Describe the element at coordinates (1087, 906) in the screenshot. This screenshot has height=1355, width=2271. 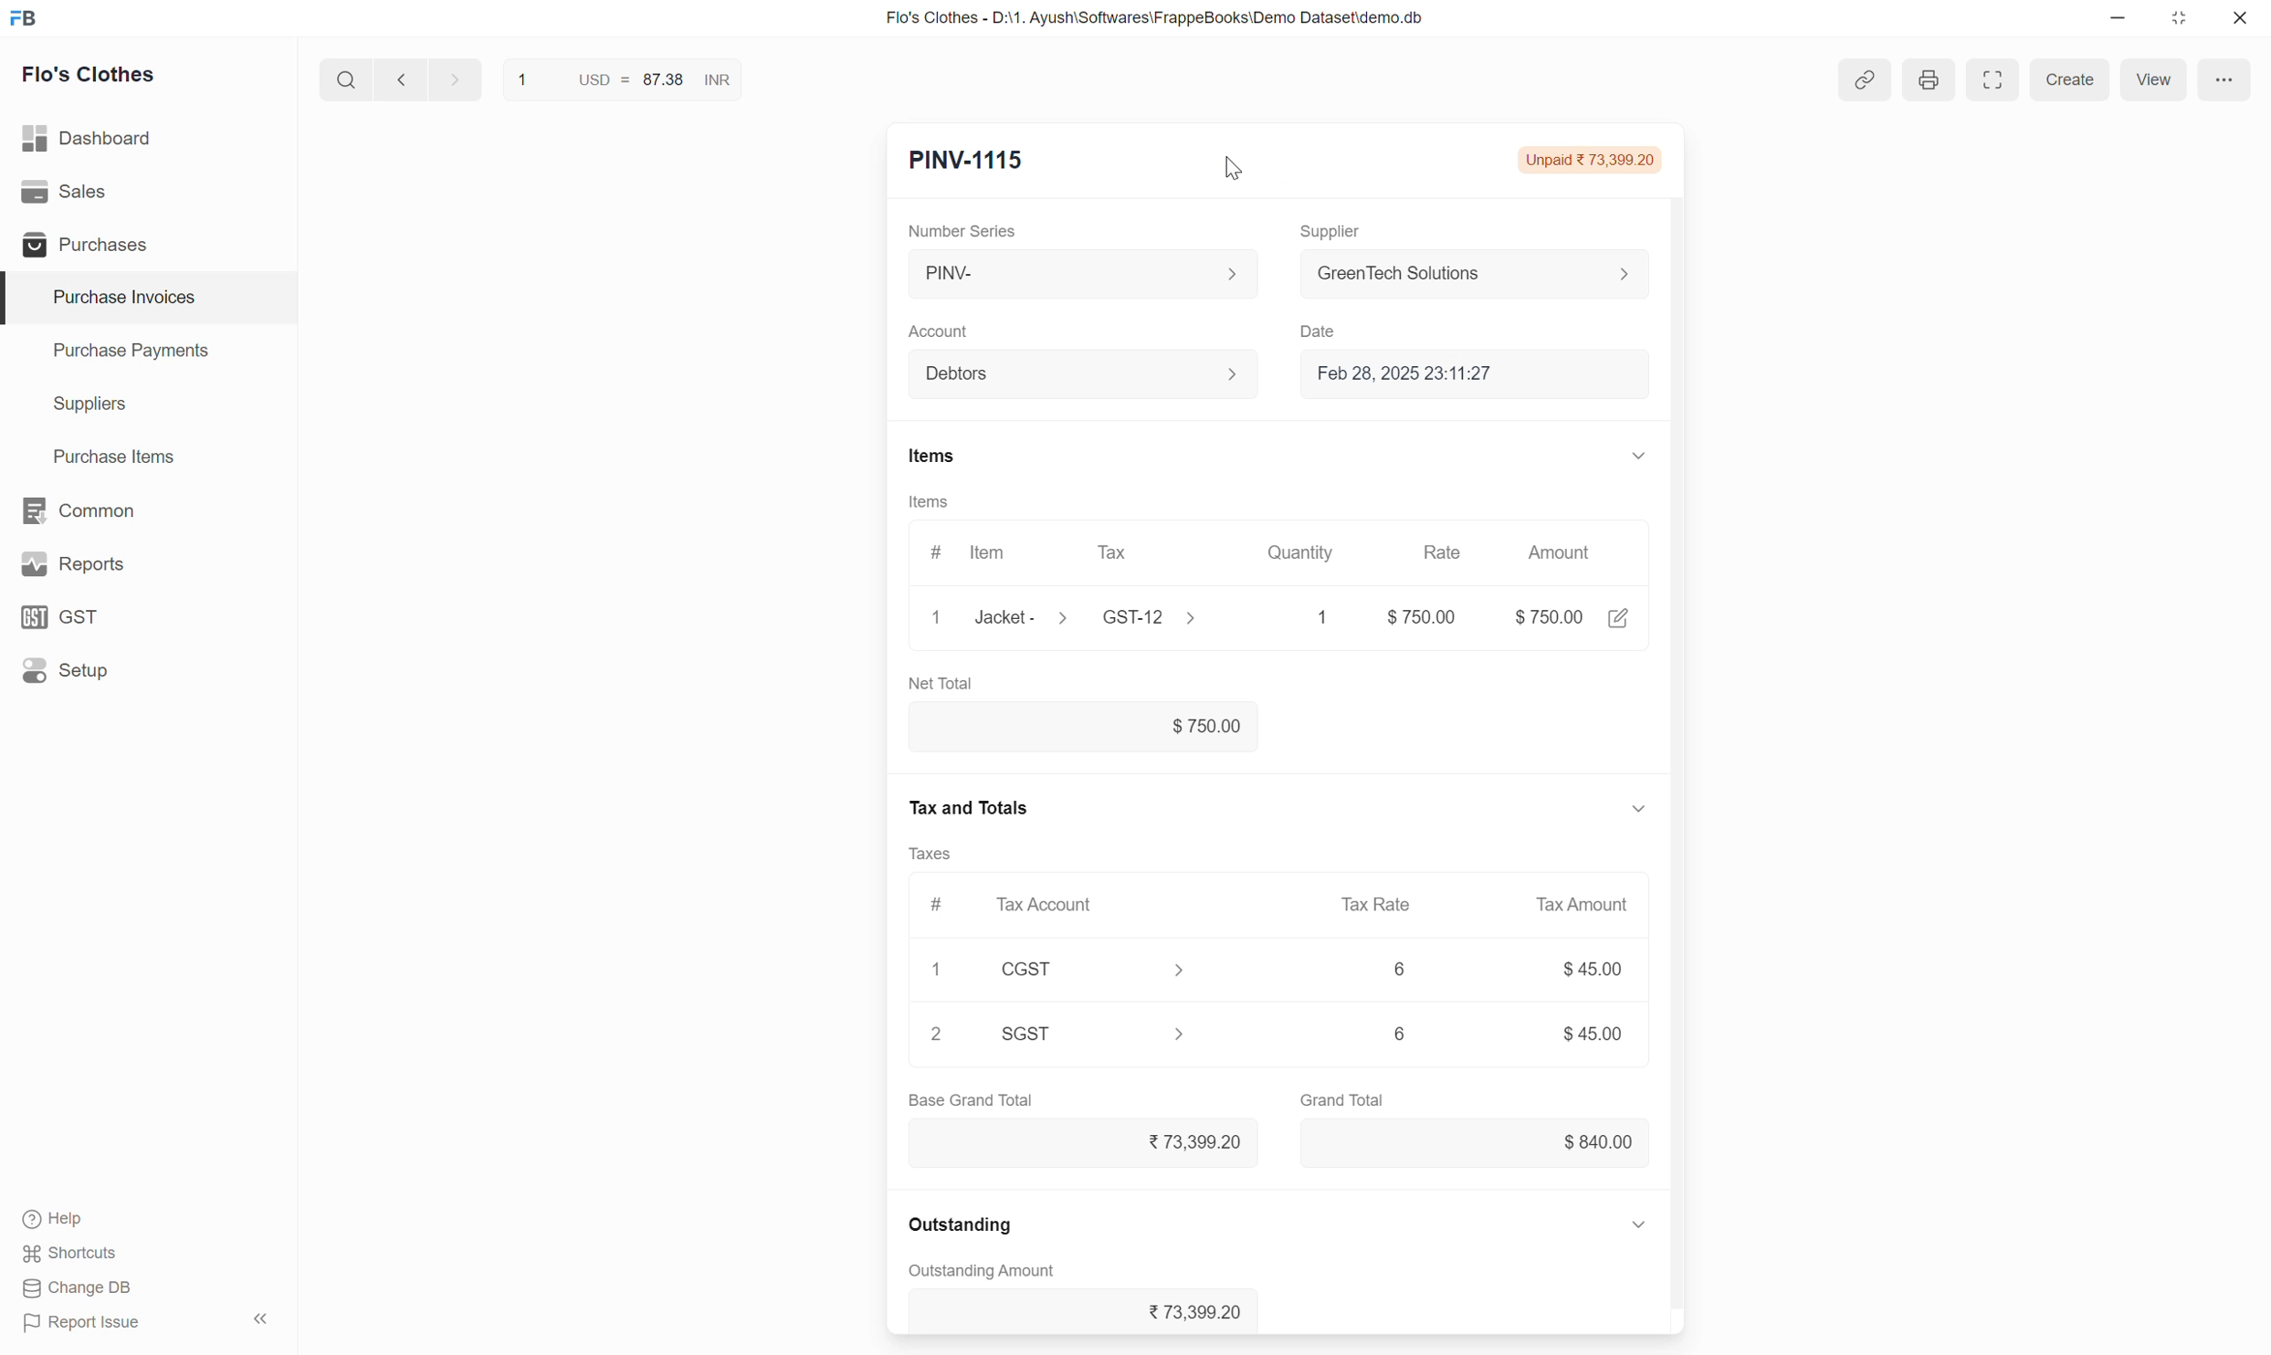
I see `Tax Account` at that location.